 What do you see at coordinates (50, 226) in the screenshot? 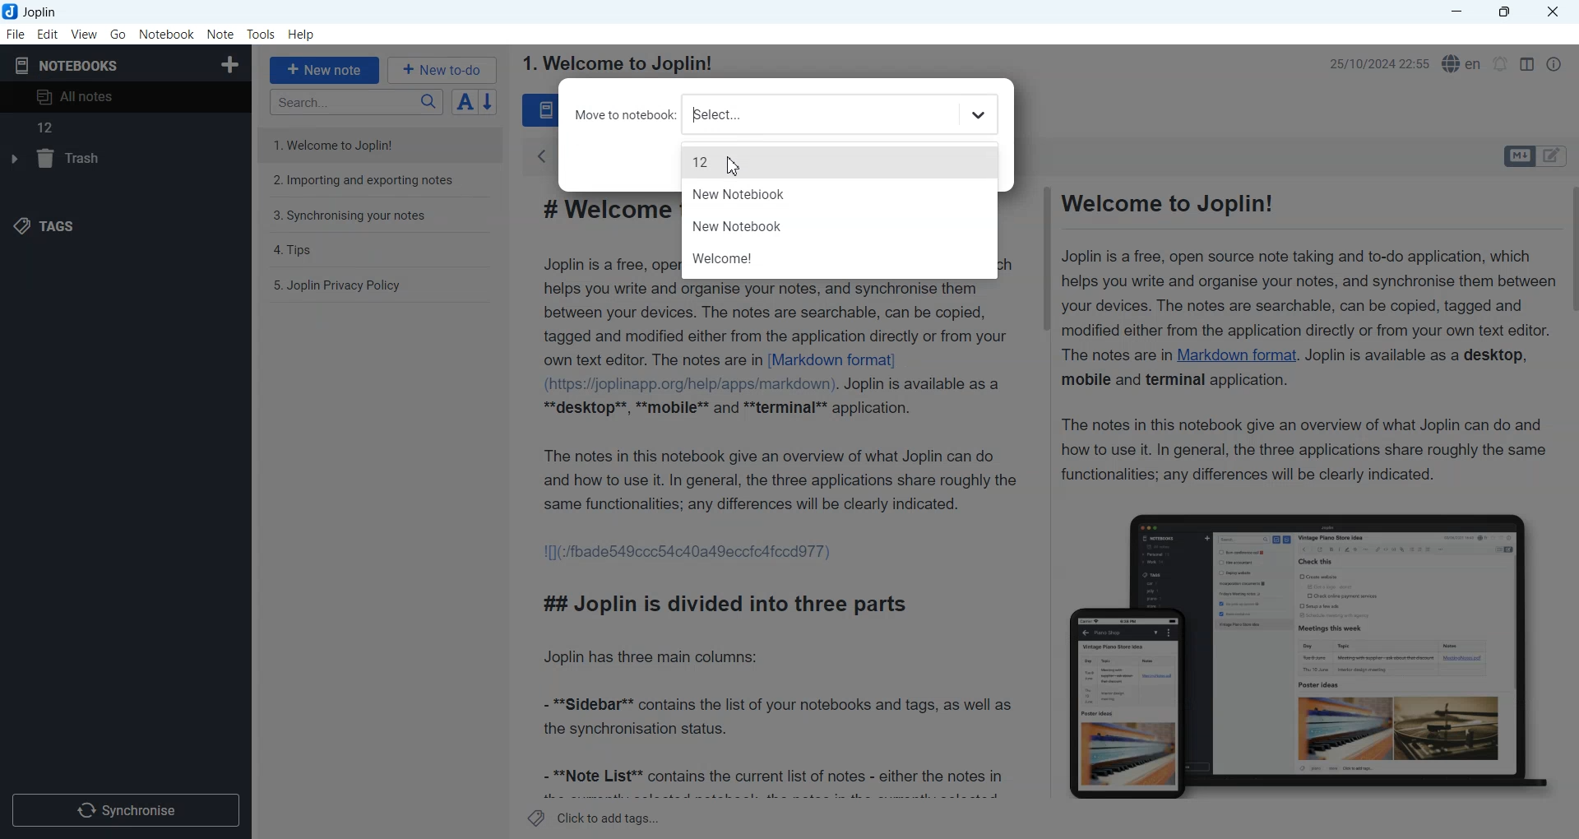
I see `Tags` at bounding box center [50, 226].